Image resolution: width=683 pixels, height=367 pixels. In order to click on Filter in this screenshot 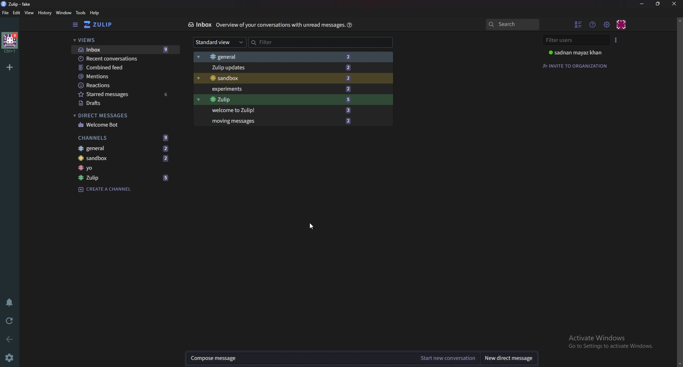, I will do `click(321, 42)`.